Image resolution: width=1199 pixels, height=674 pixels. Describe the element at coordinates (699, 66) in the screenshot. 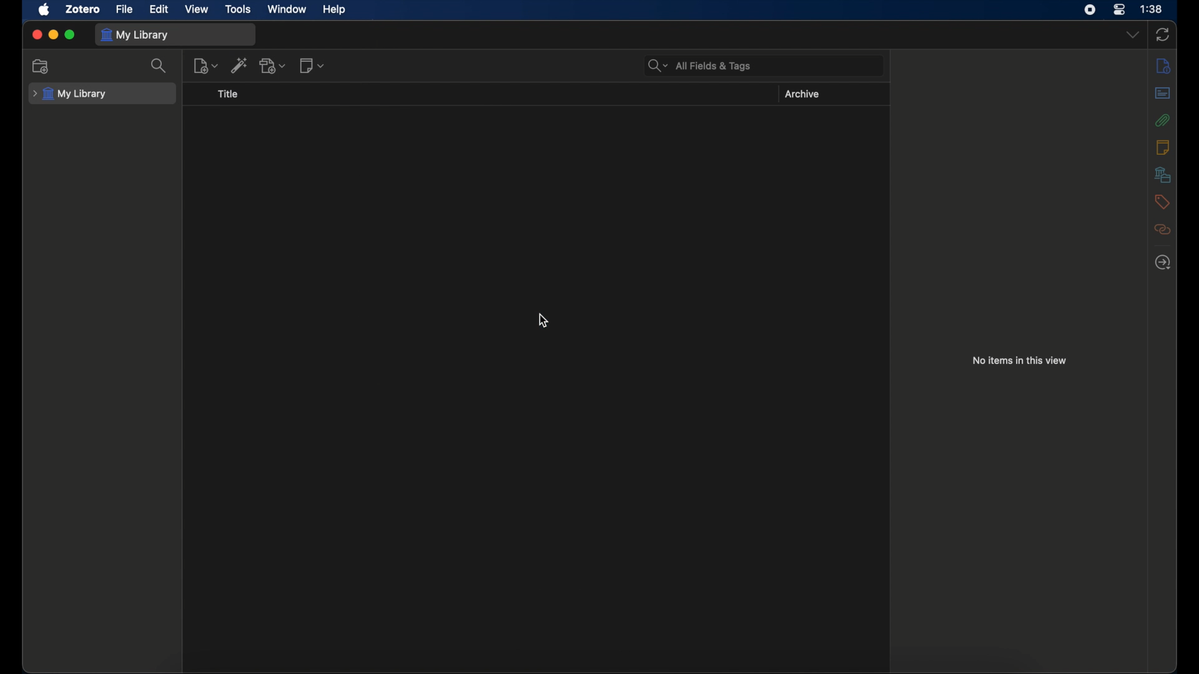

I see `All fields & tags` at that location.